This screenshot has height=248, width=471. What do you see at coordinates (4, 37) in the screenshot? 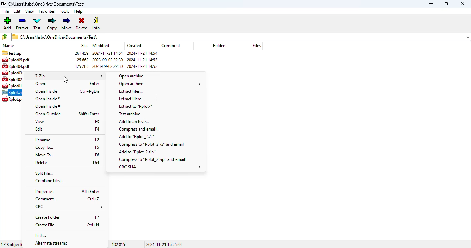
I see `browse files` at bounding box center [4, 37].